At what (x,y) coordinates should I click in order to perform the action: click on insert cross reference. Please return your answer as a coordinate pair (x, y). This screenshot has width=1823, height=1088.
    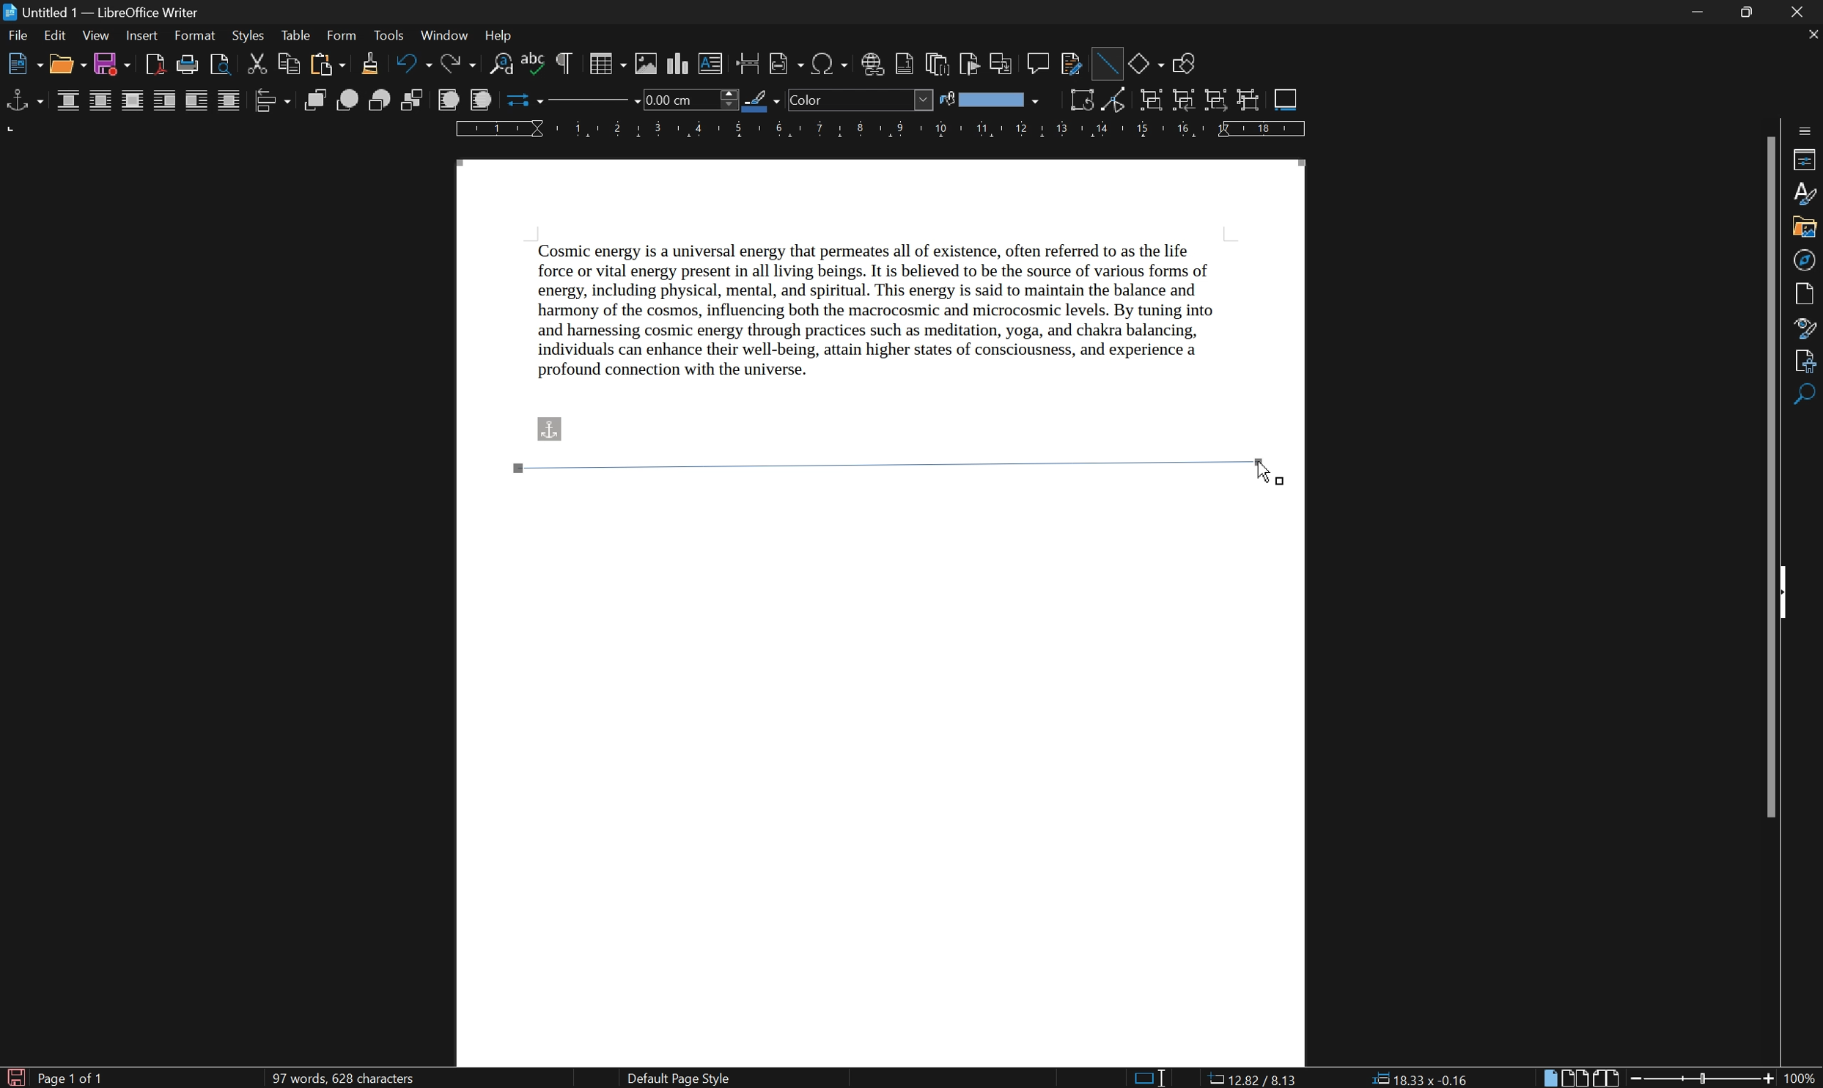
    Looking at the image, I should click on (1003, 64).